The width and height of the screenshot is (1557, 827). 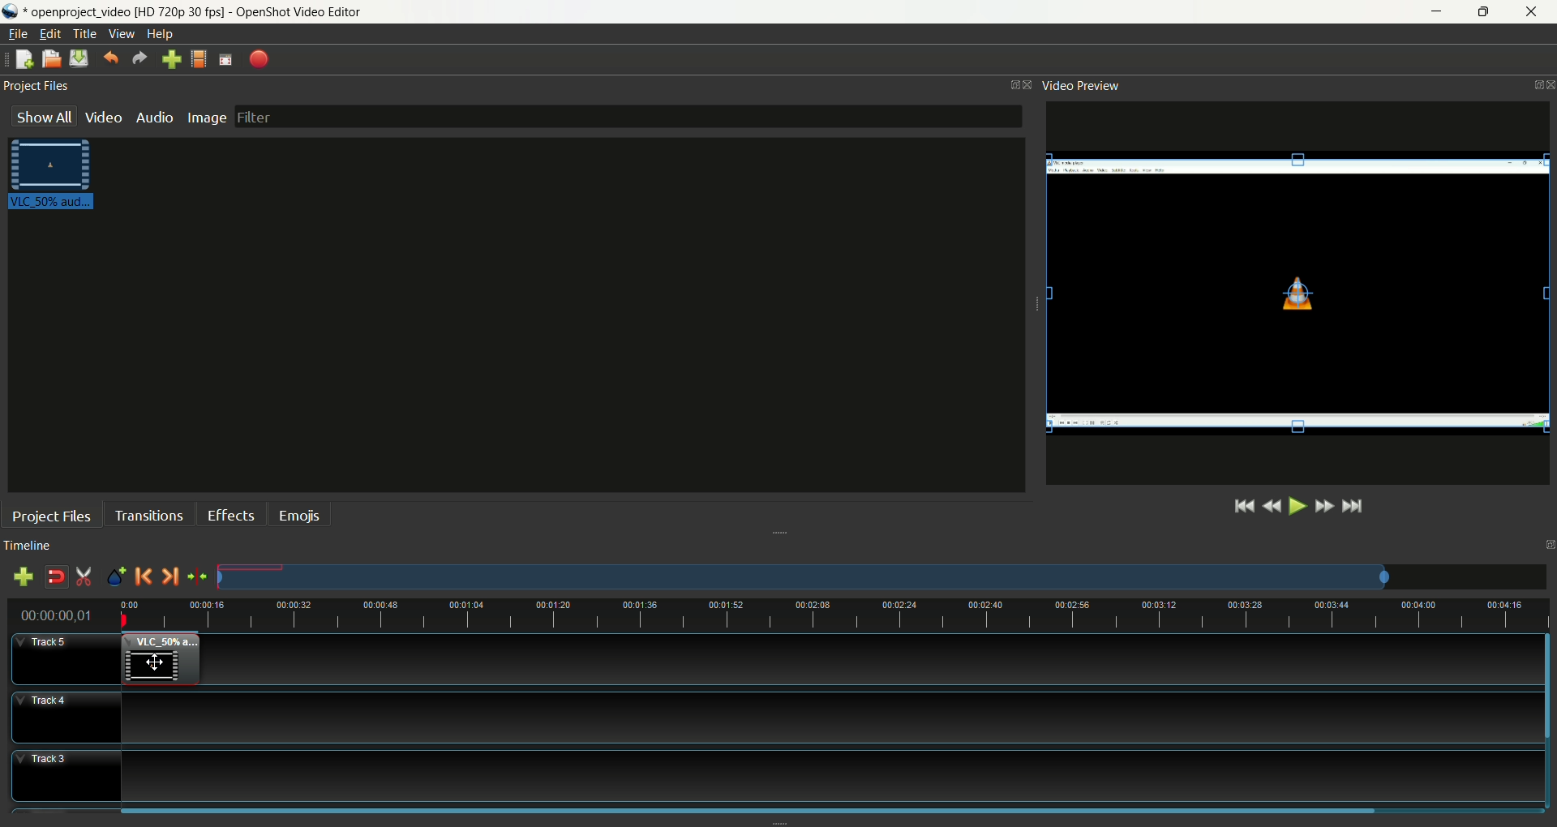 What do you see at coordinates (51, 61) in the screenshot?
I see `open project` at bounding box center [51, 61].